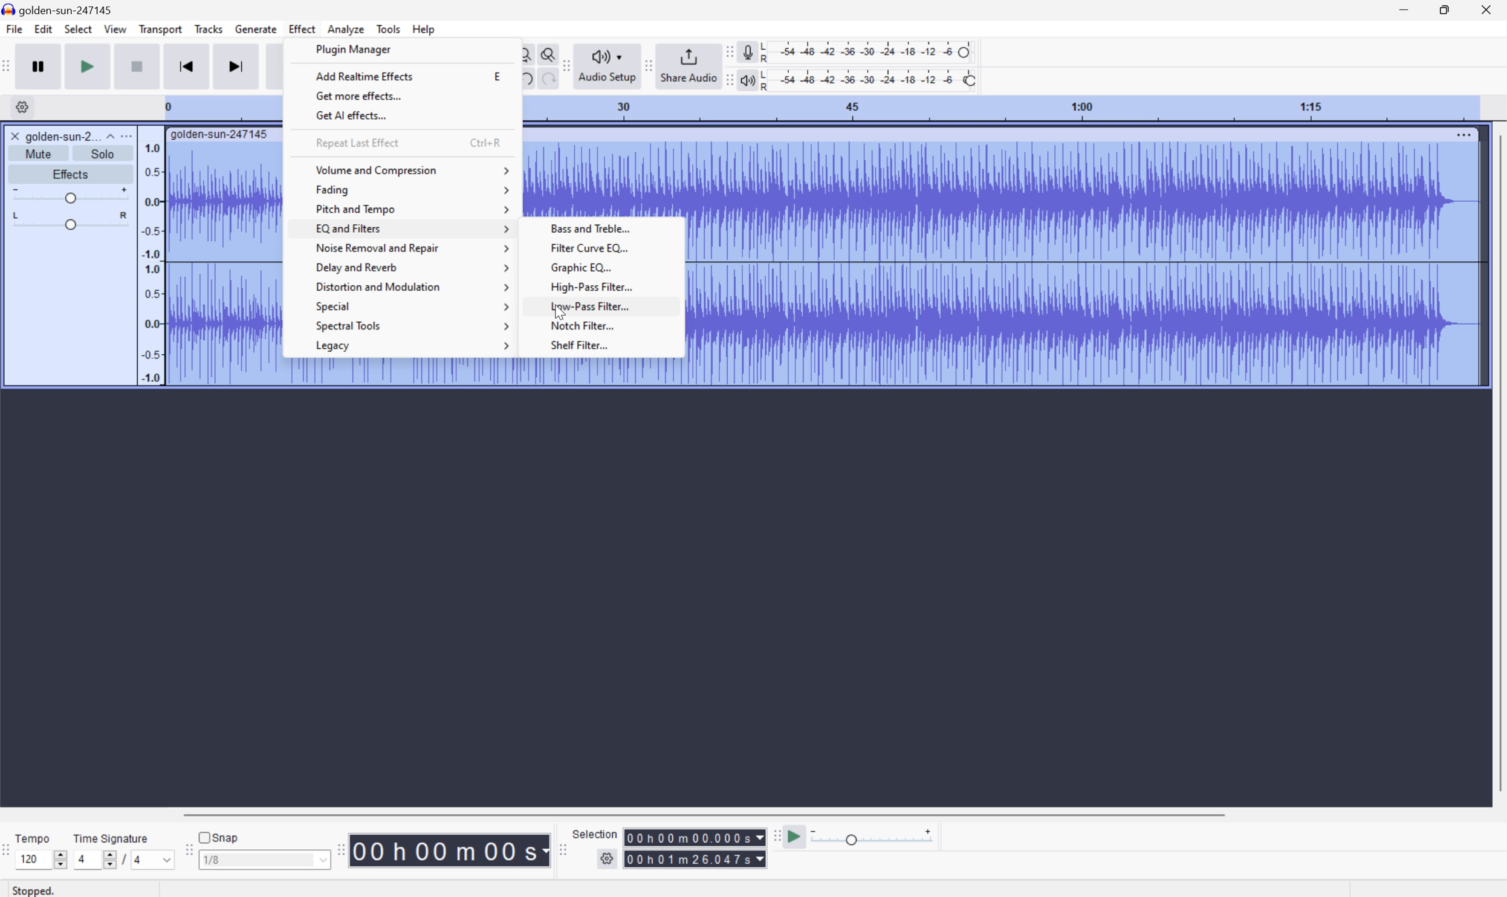  What do you see at coordinates (125, 135) in the screenshot?
I see `More` at bounding box center [125, 135].